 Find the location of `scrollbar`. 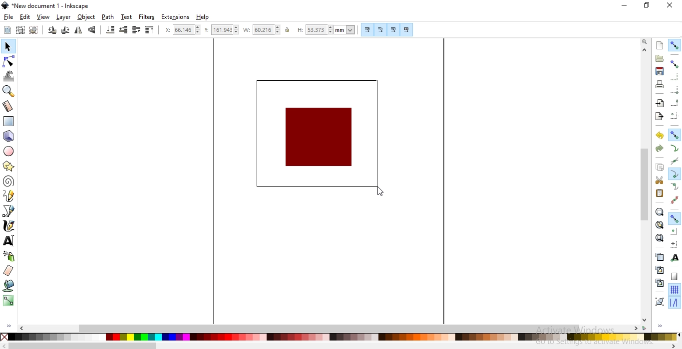

scrollbar is located at coordinates (329, 328).